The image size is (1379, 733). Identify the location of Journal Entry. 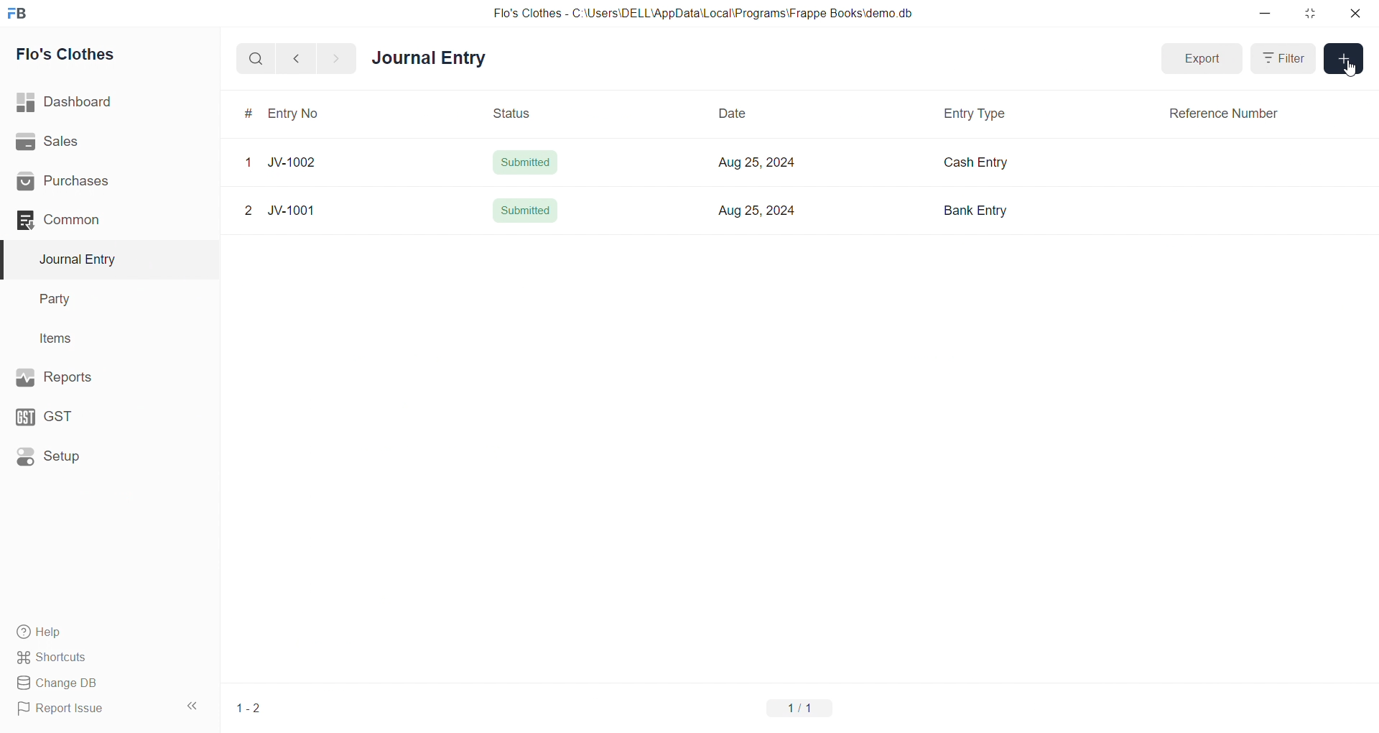
(102, 259).